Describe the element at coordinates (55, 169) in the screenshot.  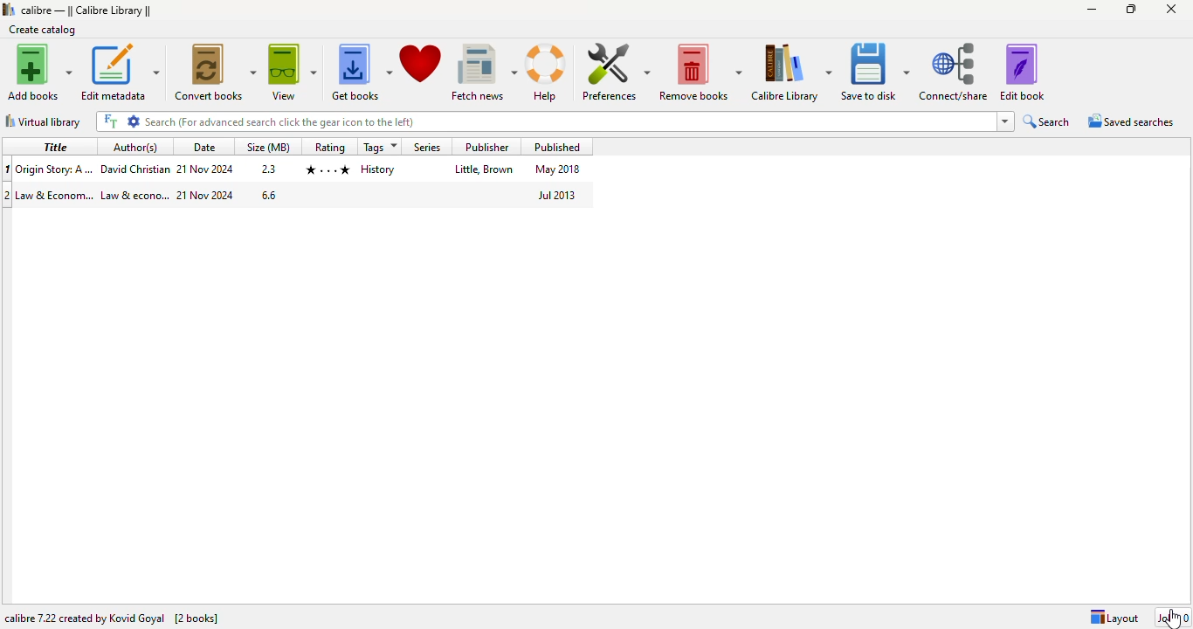
I see `title` at that location.